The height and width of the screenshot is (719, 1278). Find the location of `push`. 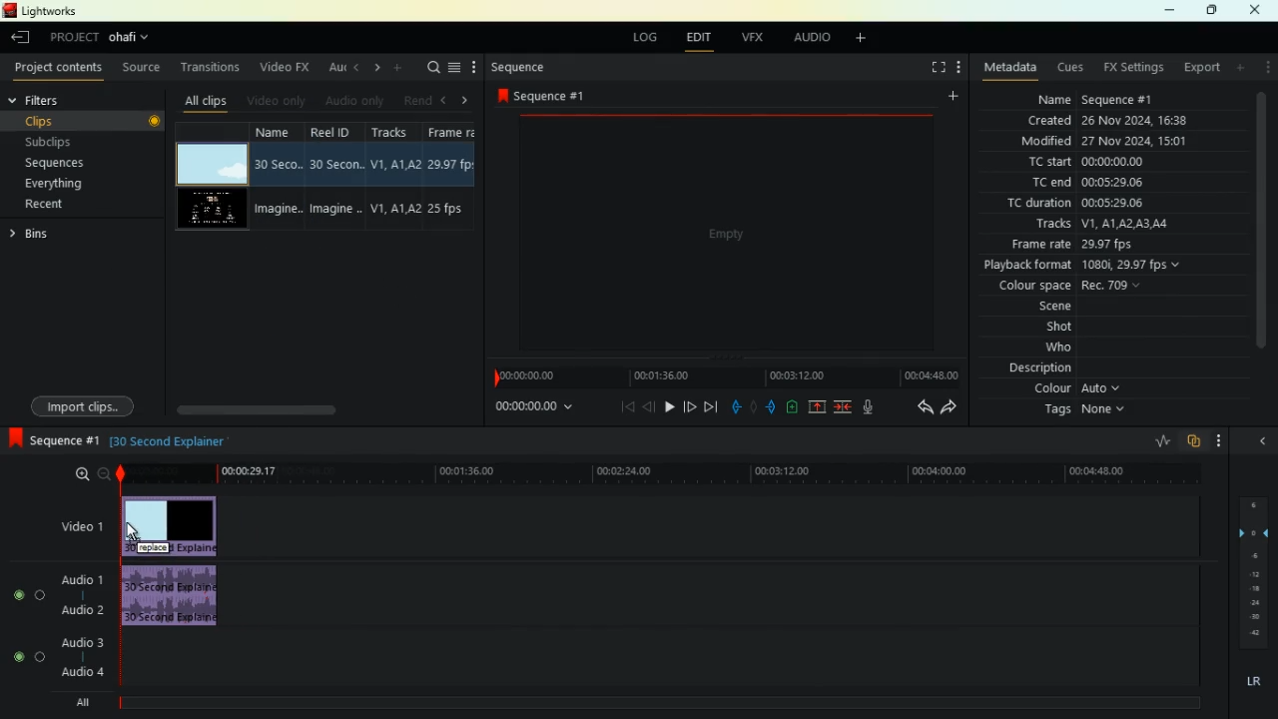

push is located at coordinates (772, 406).